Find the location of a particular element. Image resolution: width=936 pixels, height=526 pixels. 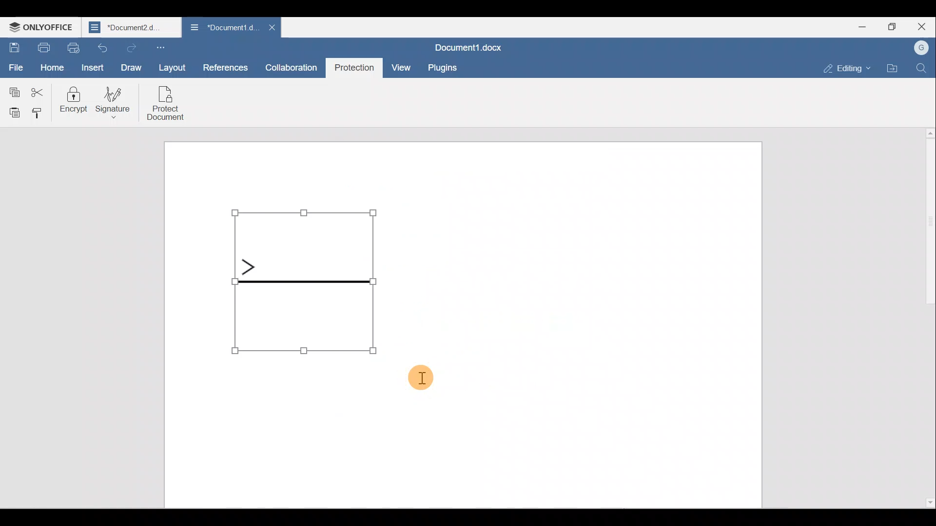

Customize quick access toolbar is located at coordinates (166, 48).